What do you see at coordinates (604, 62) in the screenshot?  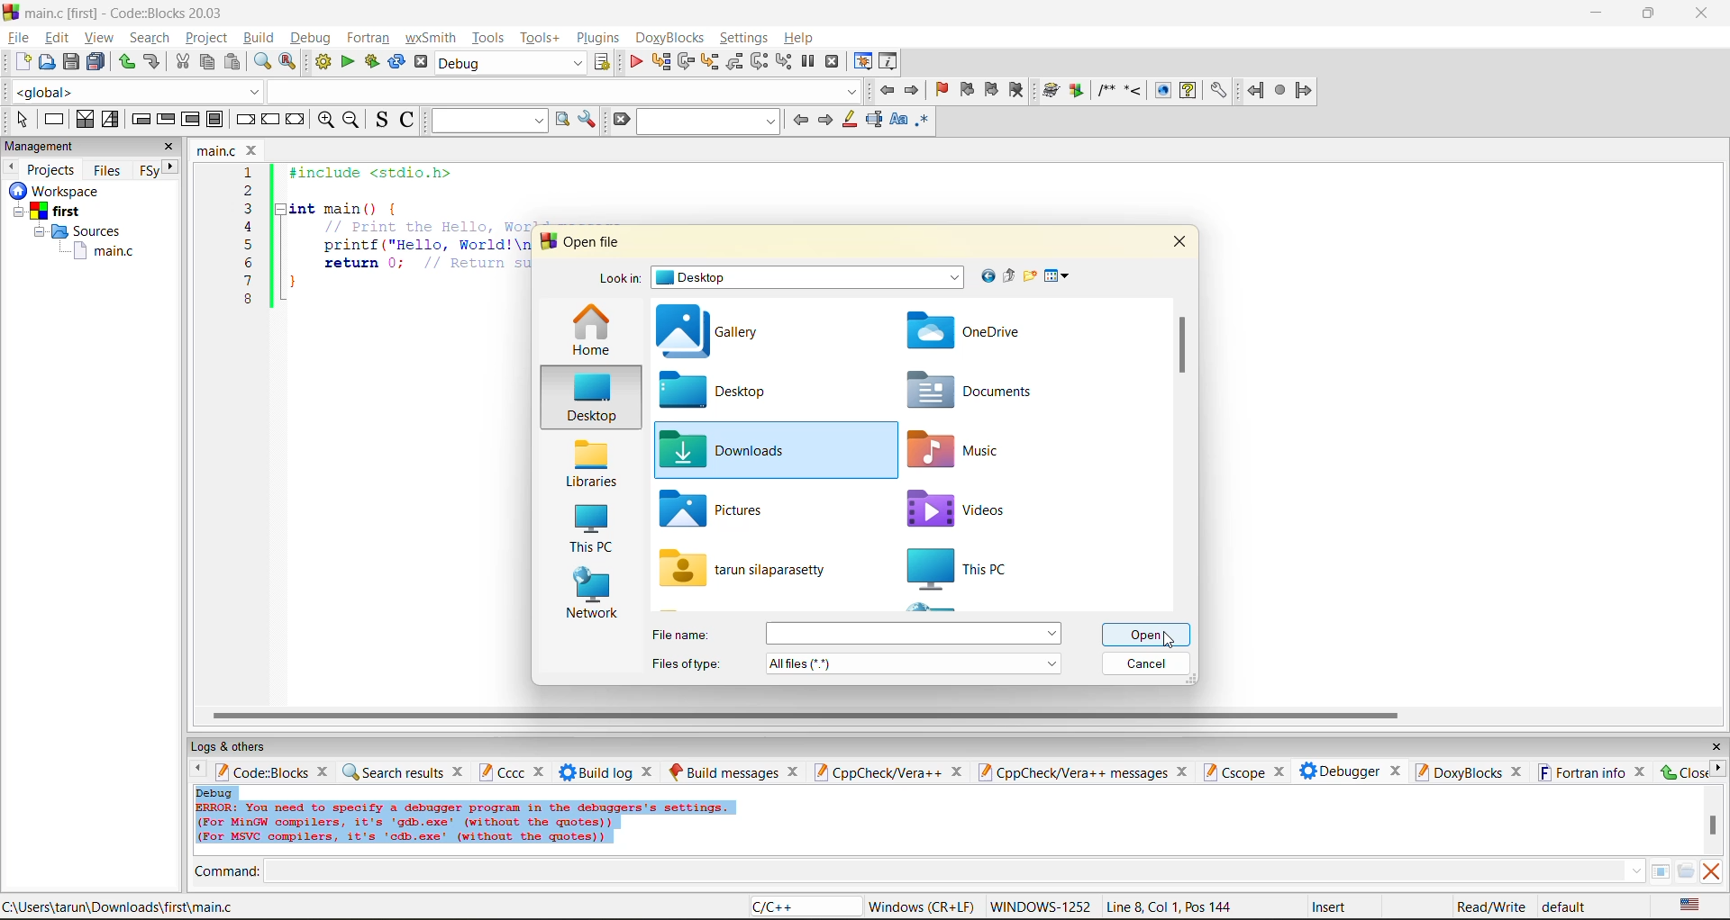 I see `show the select target dialog` at bounding box center [604, 62].